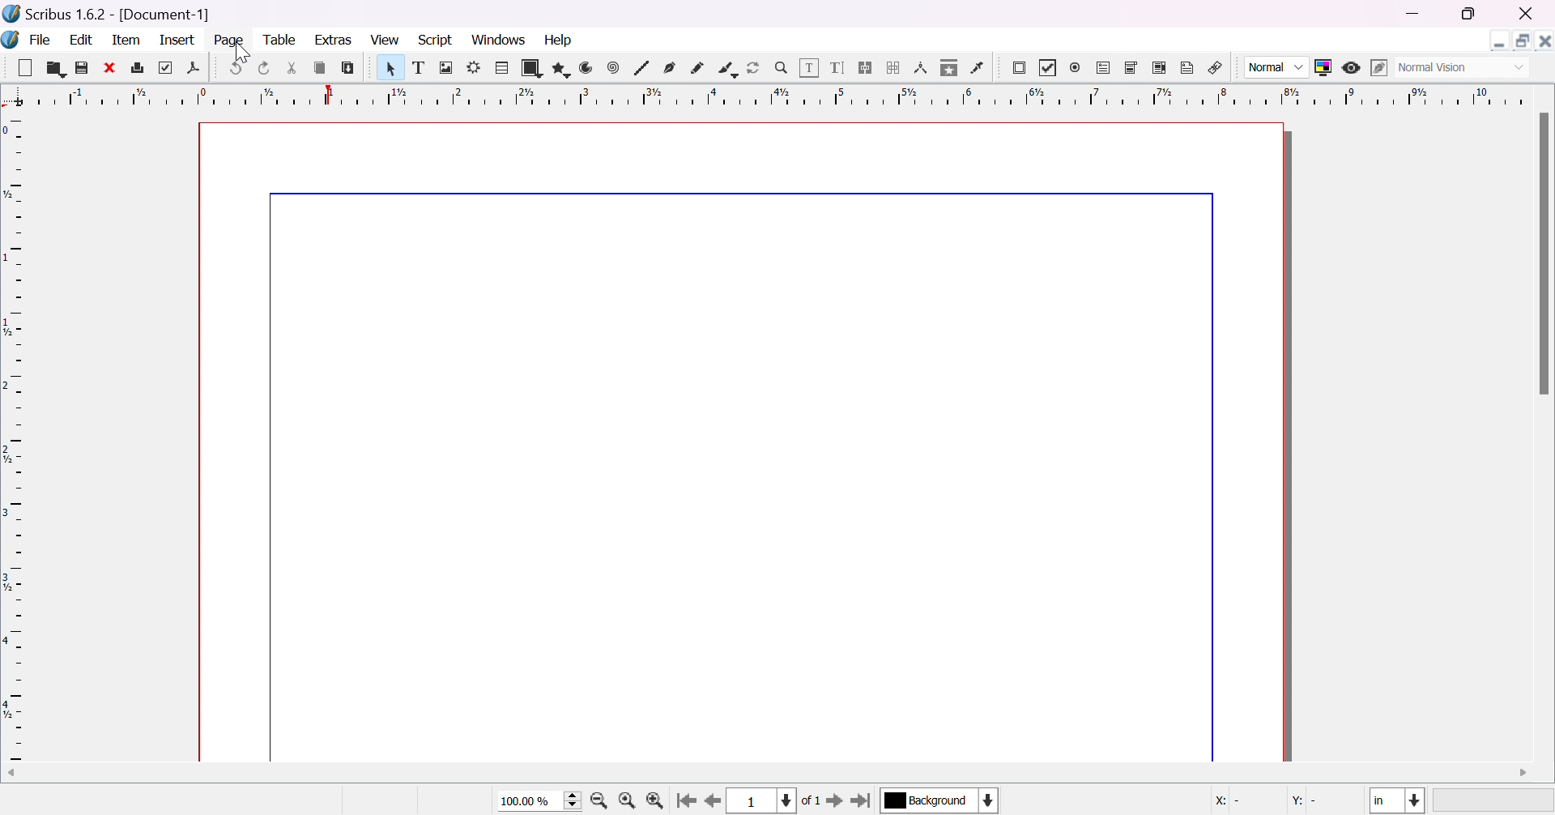 This screenshot has width=1555, height=815. I want to click on render frame, so click(477, 67).